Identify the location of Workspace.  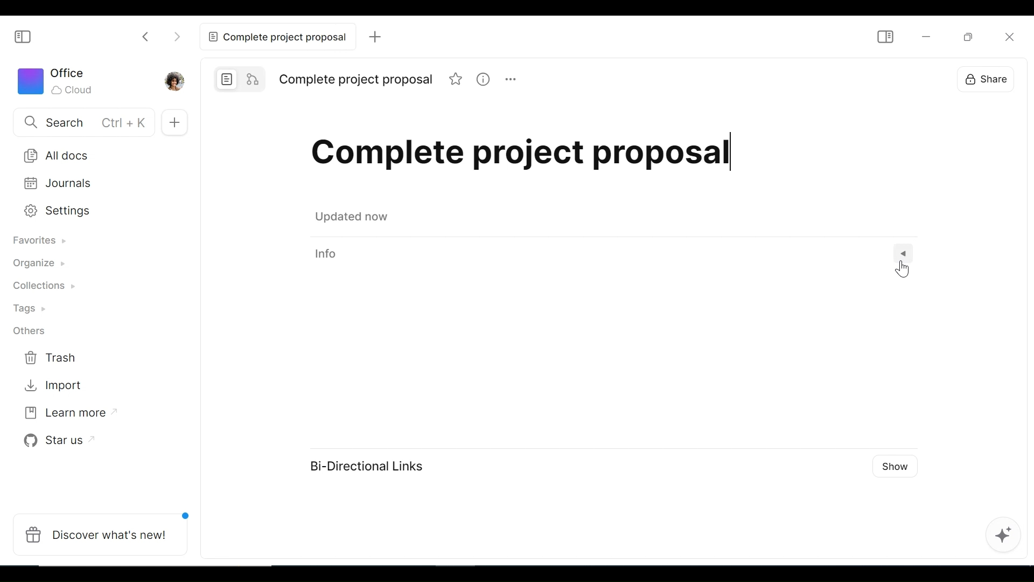
(59, 81).